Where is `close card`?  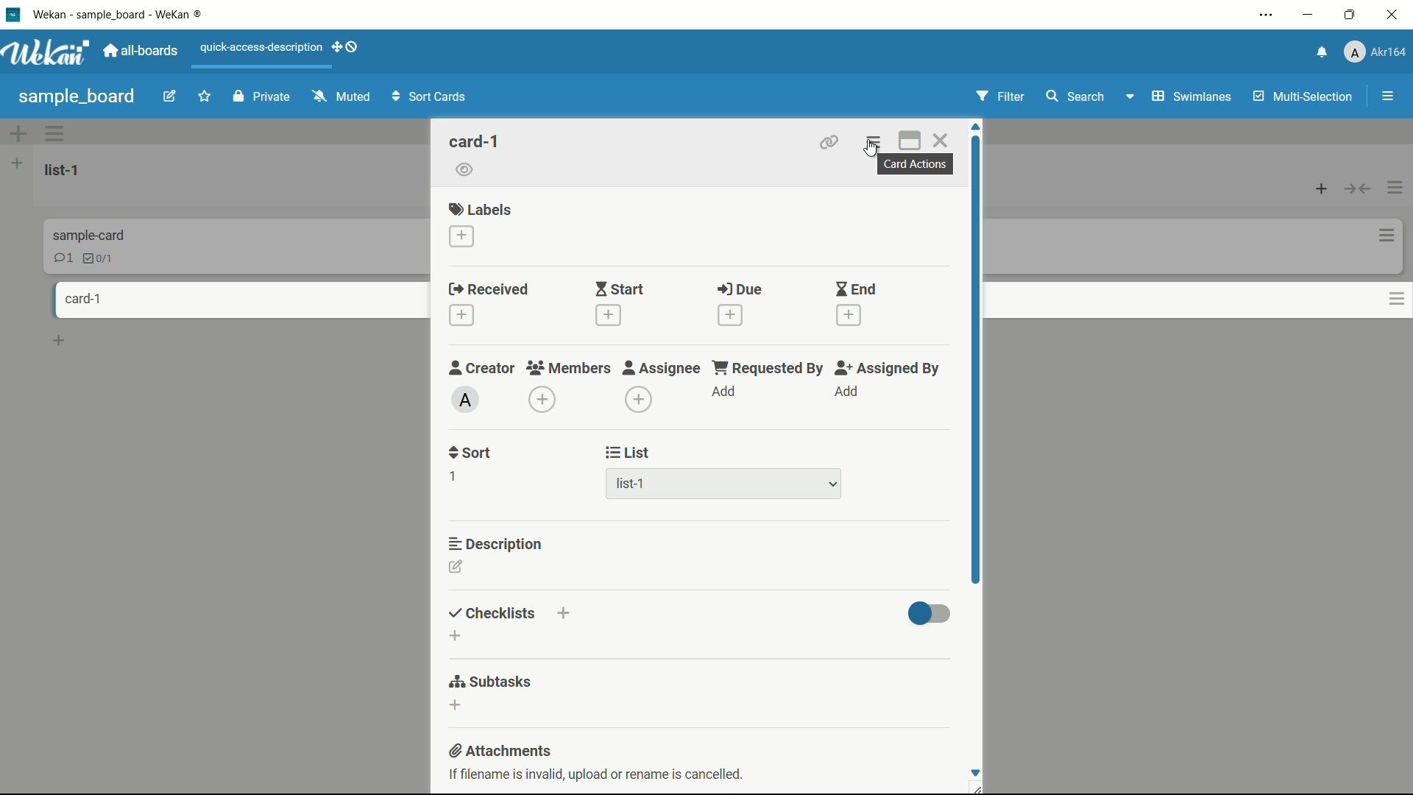
close card is located at coordinates (942, 141).